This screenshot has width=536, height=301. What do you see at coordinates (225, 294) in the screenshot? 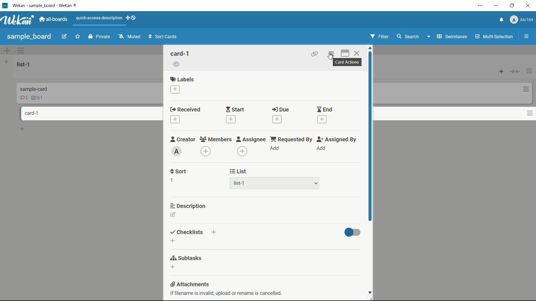
I see `if filename is invalid upload or rename is cancelled.` at bounding box center [225, 294].